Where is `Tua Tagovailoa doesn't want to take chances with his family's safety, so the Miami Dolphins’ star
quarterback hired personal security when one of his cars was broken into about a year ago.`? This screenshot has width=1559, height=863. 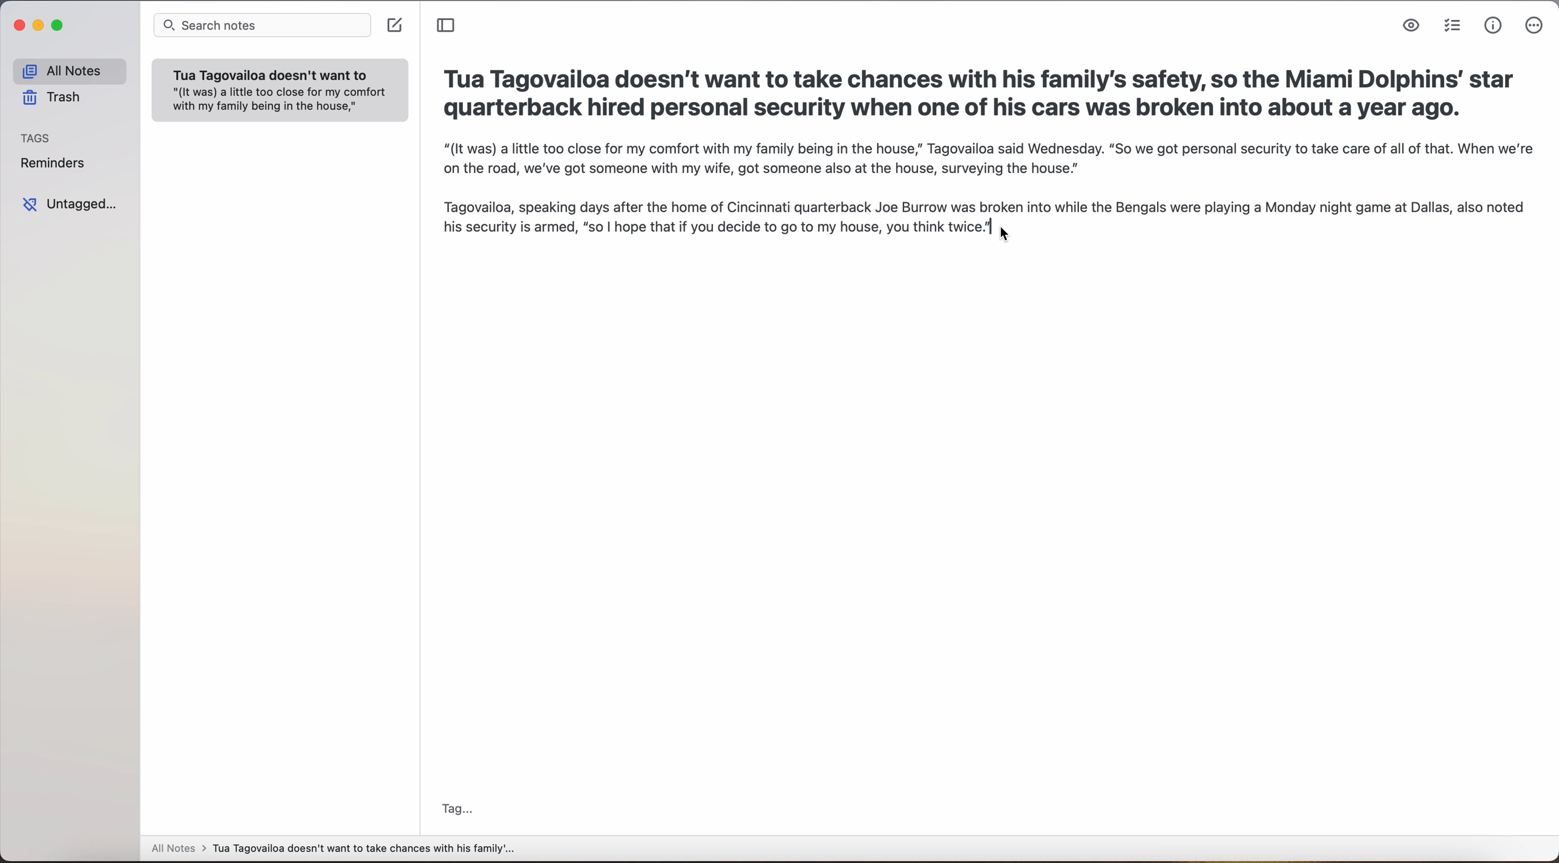
Tua Tagovailoa doesn't want to take chances with his family's safety, so the Miami Dolphins’ star
quarterback hired personal security when one of his cars was broken into about a year ago. is located at coordinates (981, 92).